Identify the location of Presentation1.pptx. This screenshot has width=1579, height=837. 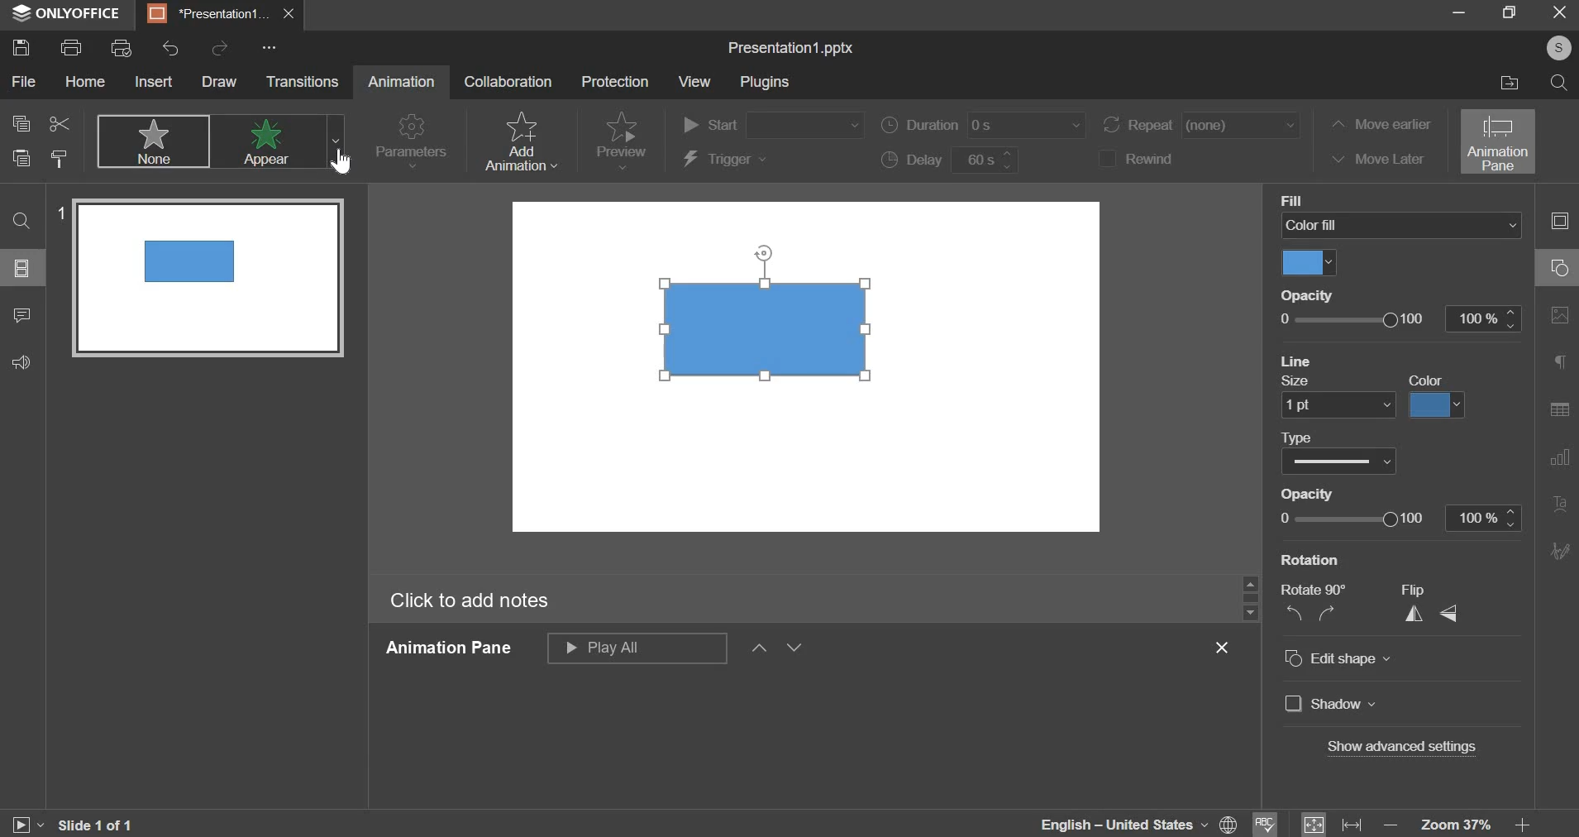
(795, 46).